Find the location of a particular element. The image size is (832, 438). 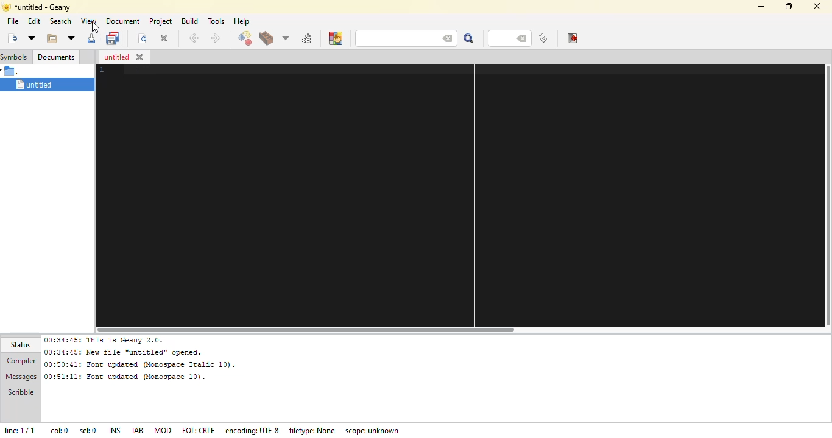

color is located at coordinates (335, 38).